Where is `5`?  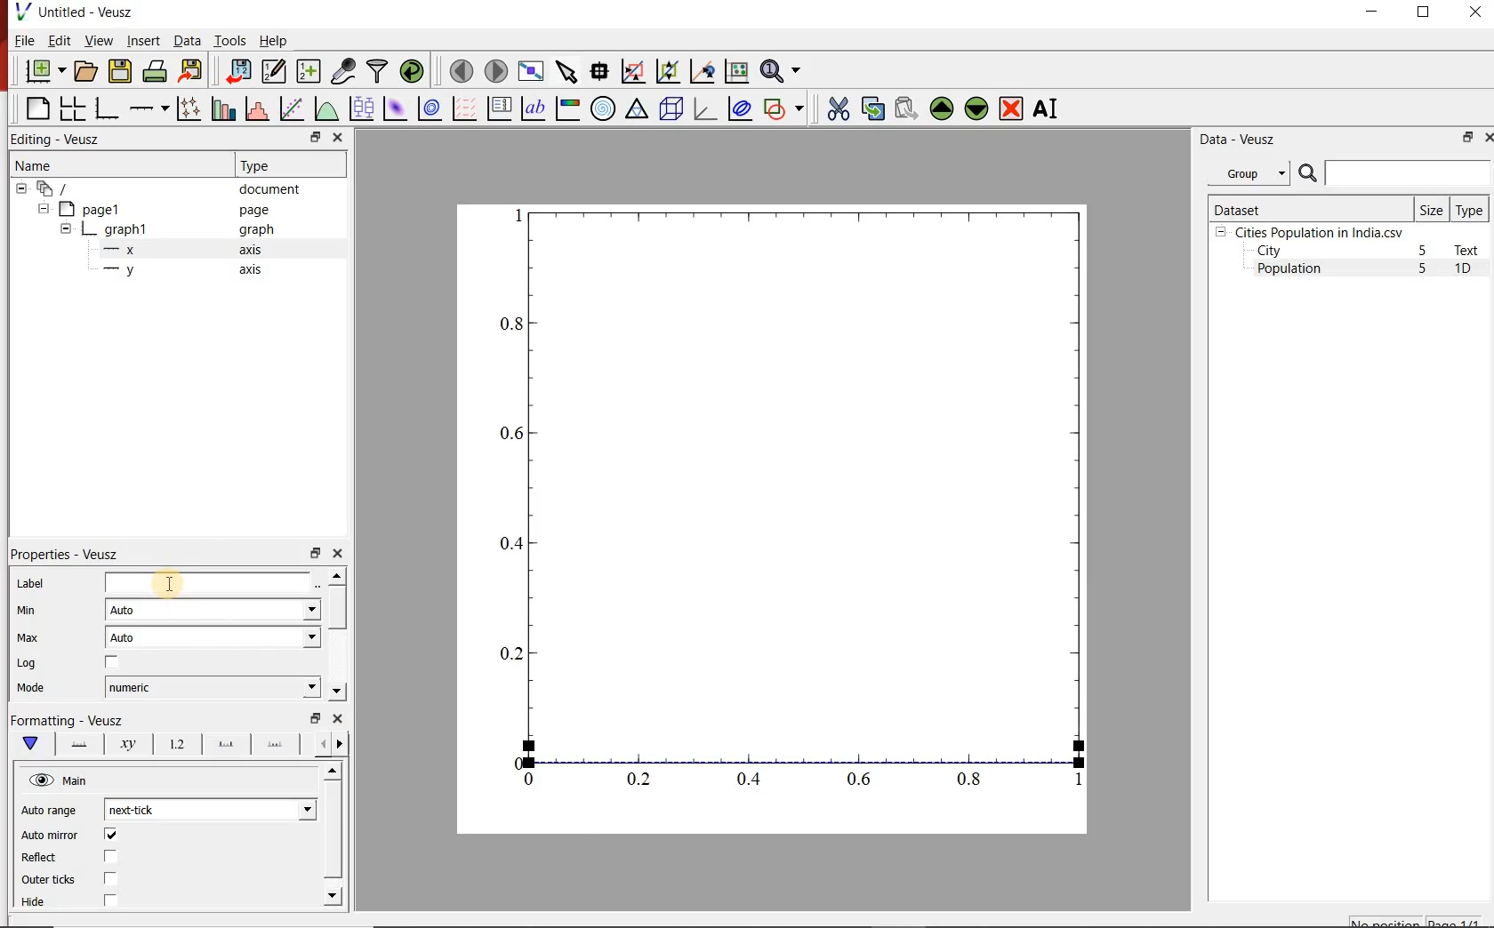
5 is located at coordinates (1424, 252).